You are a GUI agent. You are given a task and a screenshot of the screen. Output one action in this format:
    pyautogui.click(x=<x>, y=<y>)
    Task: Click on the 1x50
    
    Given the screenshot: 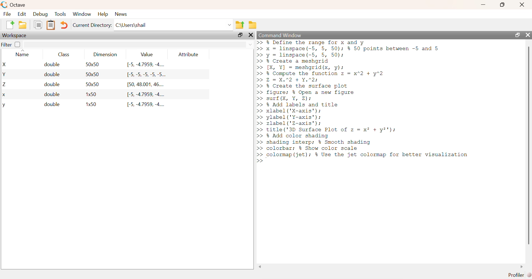 What is the action you would take?
    pyautogui.click(x=92, y=94)
    